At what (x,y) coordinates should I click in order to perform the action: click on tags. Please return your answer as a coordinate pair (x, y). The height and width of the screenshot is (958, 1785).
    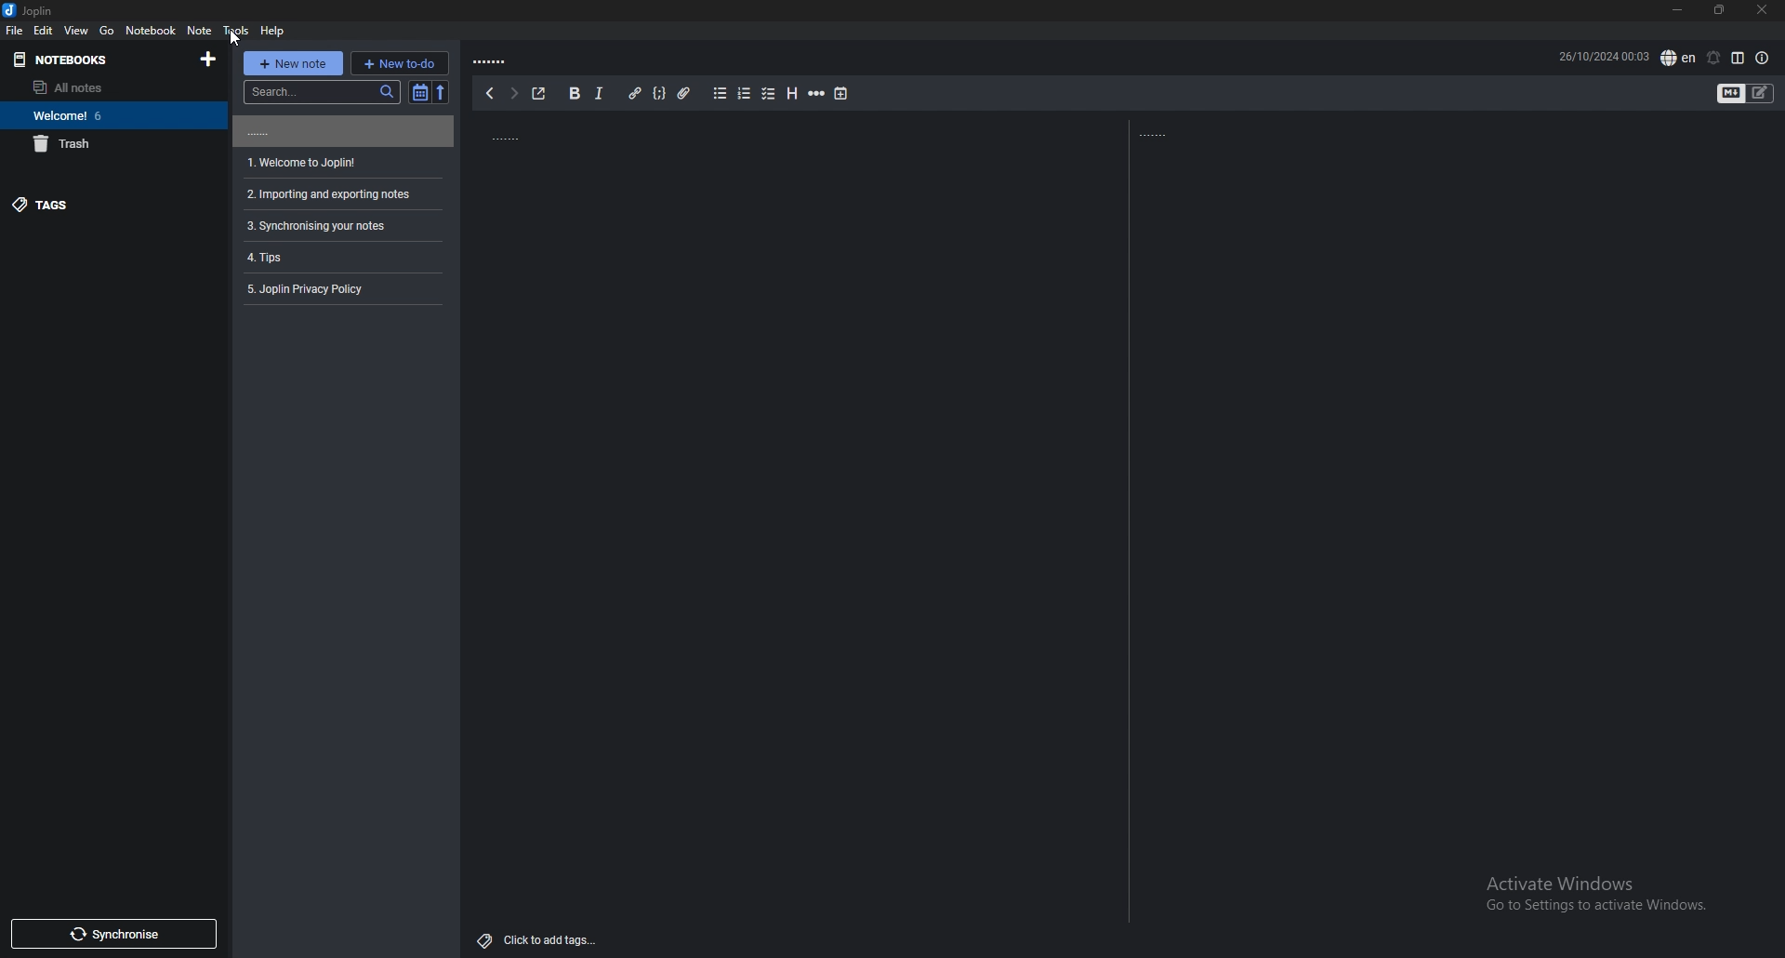
    Looking at the image, I should click on (104, 206).